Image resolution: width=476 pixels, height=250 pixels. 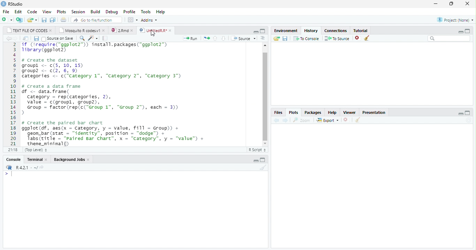 I want to click on find and replace, so click(x=82, y=38).